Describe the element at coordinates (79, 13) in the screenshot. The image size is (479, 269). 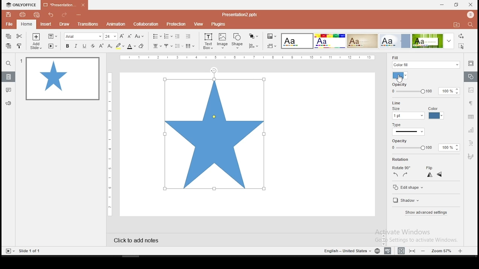
I see `customize quick access toolbar` at that location.